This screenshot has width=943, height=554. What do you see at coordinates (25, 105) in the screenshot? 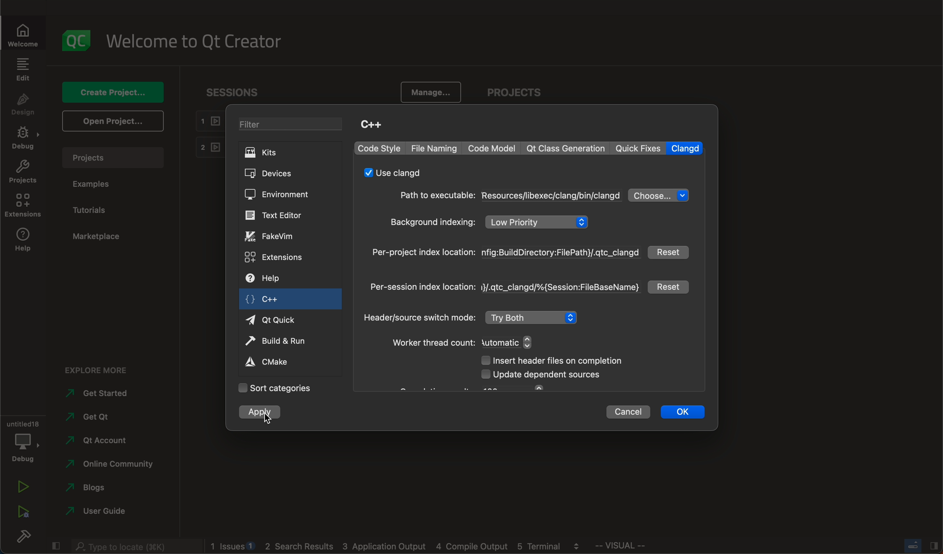
I see `design` at bounding box center [25, 105].